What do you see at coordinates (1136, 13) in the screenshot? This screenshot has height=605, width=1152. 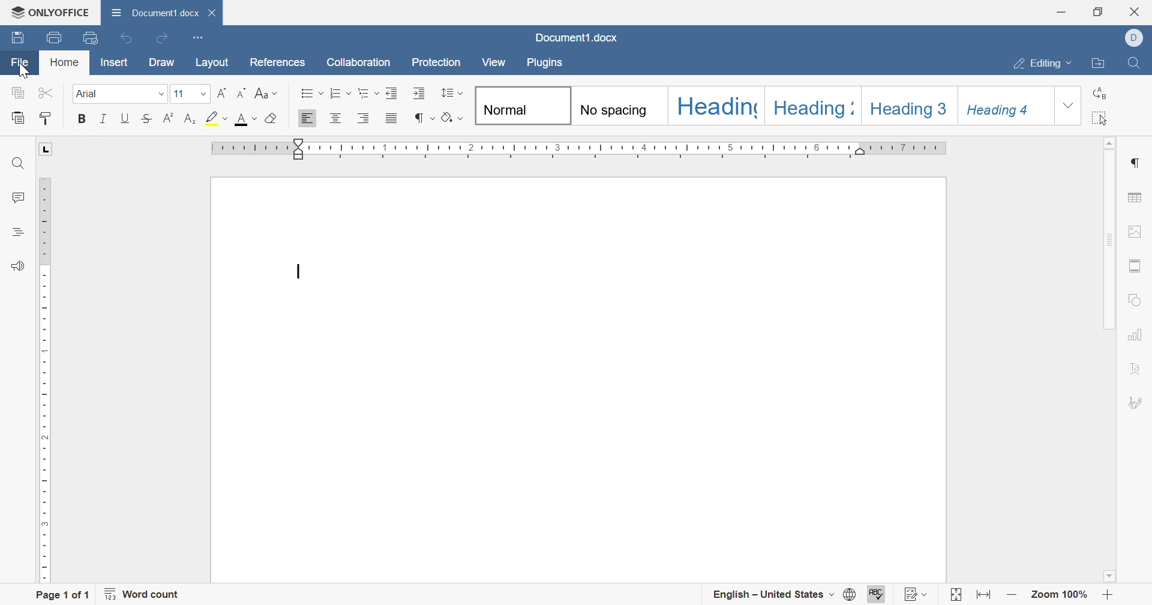 I see `close` at bounding box center [1136, 13].